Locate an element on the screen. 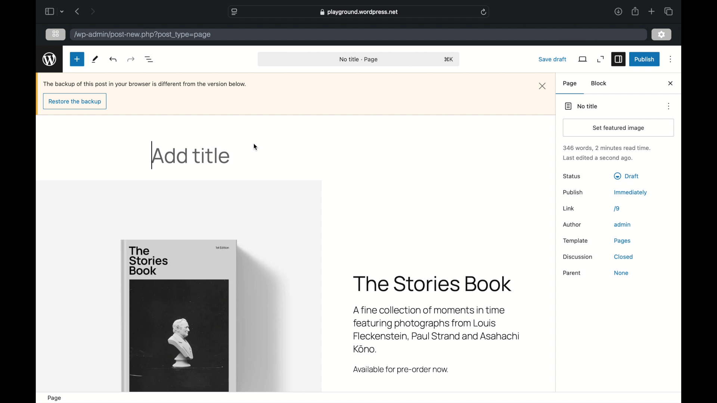 Image resolution: width=717 pixels, height=403 pixels. admin is located at coordinates (623, 225).